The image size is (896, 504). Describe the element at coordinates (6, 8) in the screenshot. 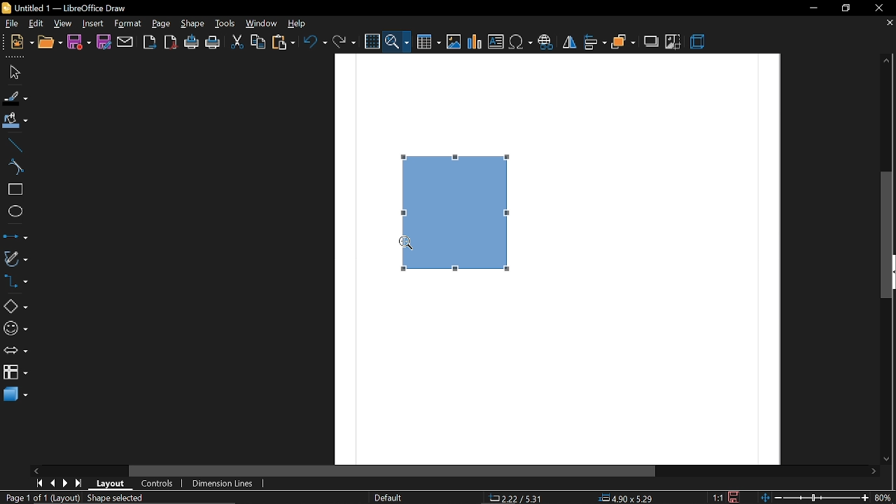

I see `libreoffice draw logo` at that location.